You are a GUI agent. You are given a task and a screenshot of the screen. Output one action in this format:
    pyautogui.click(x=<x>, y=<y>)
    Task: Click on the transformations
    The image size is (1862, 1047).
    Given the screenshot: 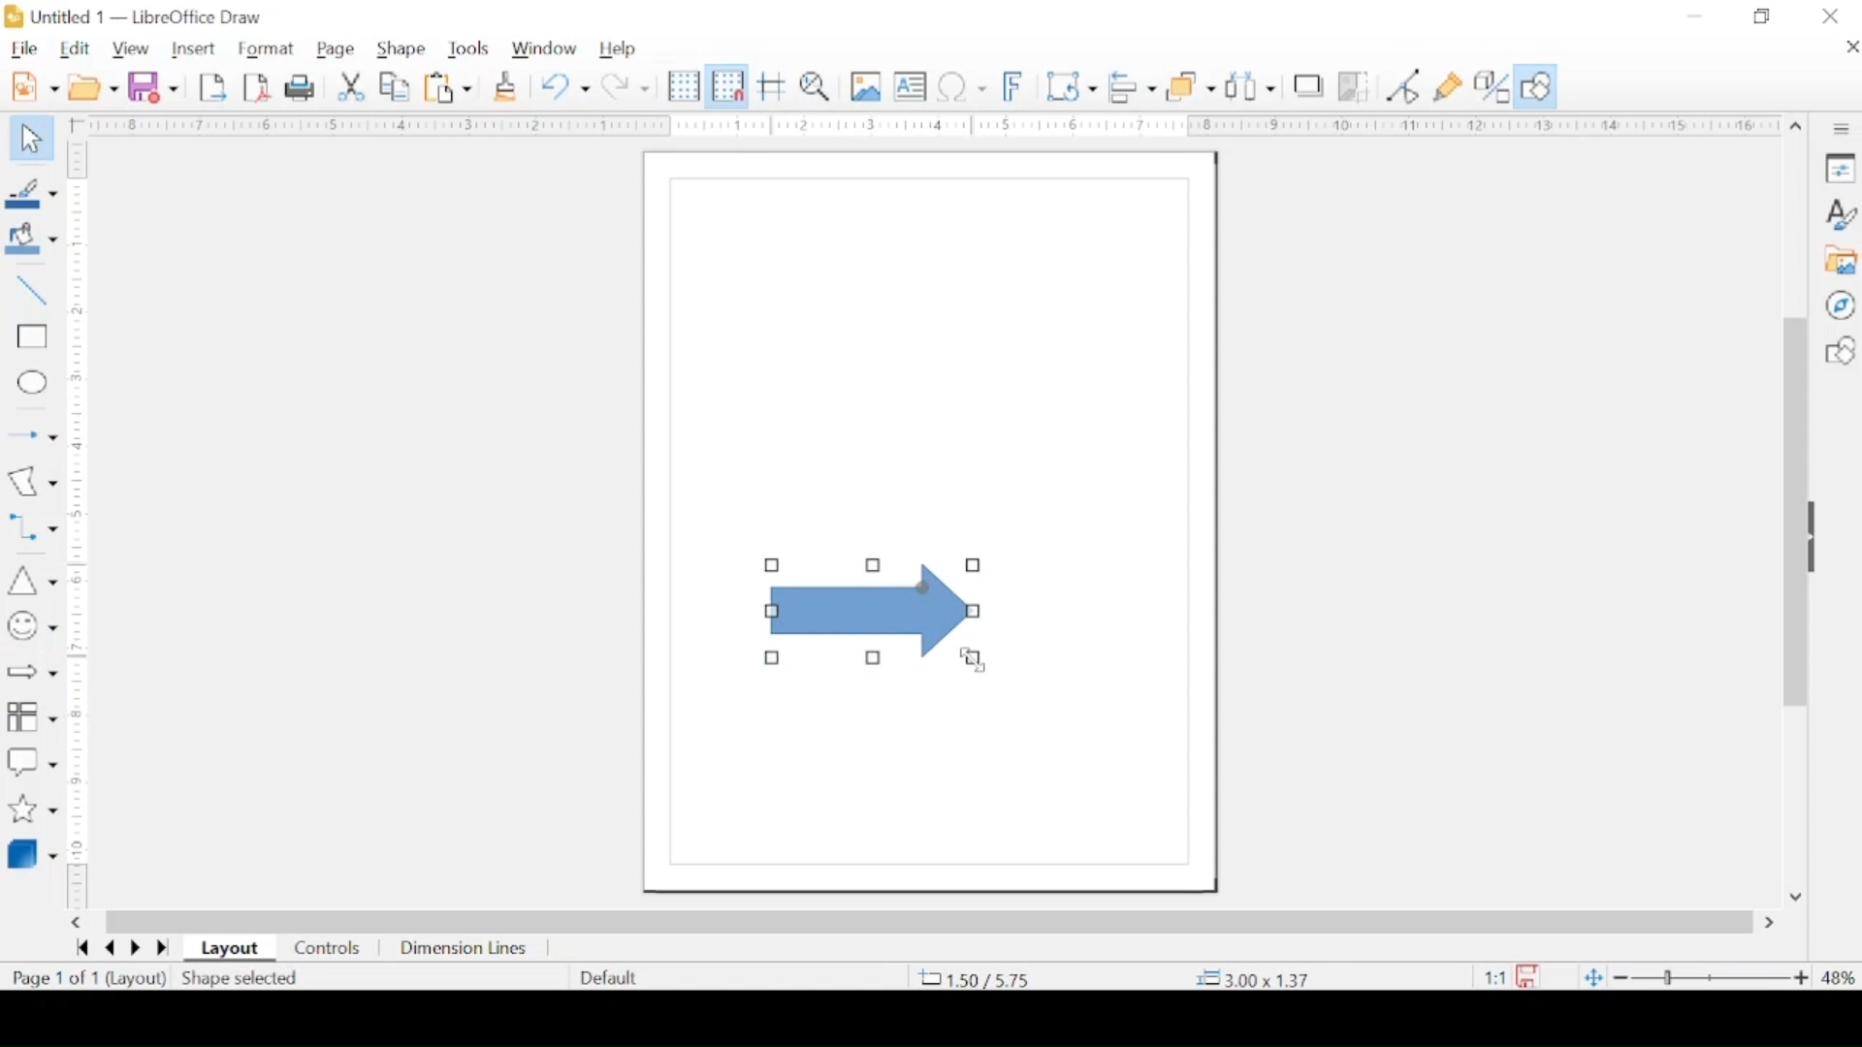 What is the action you would take?
    pyautogui.click(x=1071, y=86)
    